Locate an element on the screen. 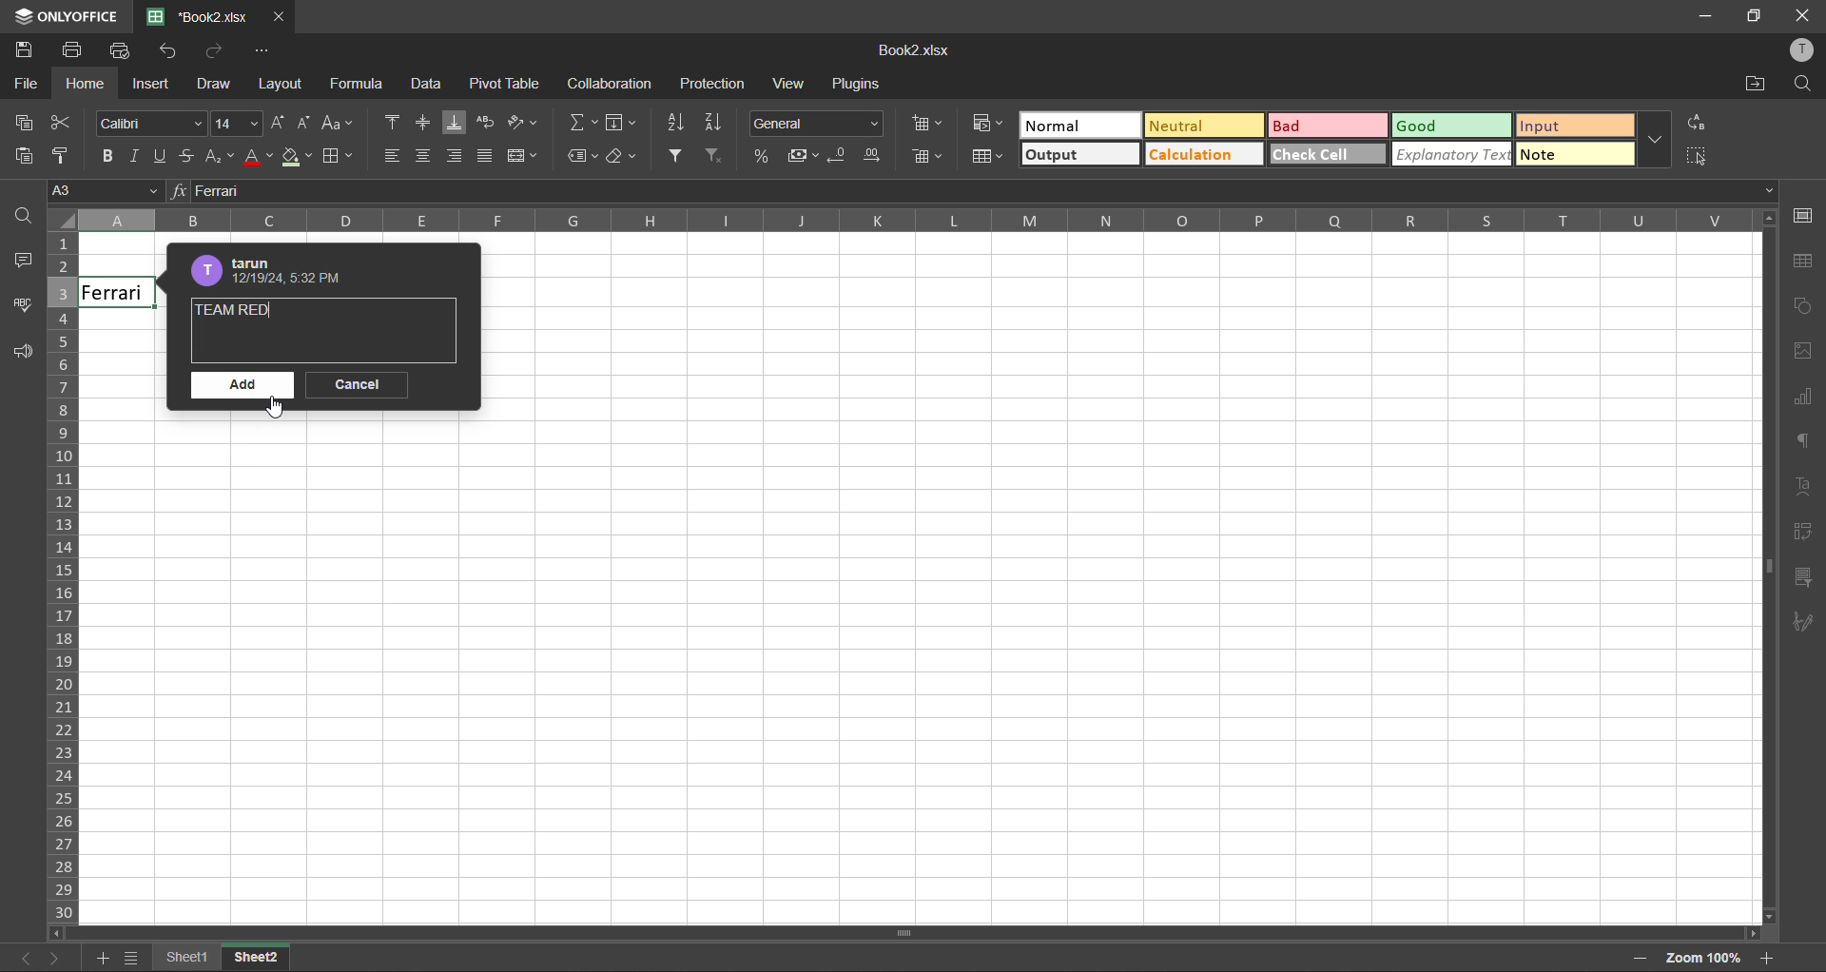 The height and width of the screenshot is (972, 1826). find is located at coordinates (1809, 83).